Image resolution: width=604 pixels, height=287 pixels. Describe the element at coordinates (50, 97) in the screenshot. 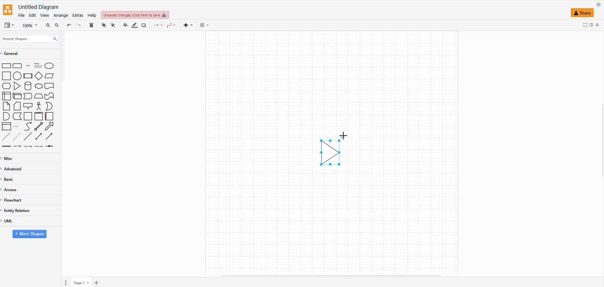

I see `Flag` at that location.